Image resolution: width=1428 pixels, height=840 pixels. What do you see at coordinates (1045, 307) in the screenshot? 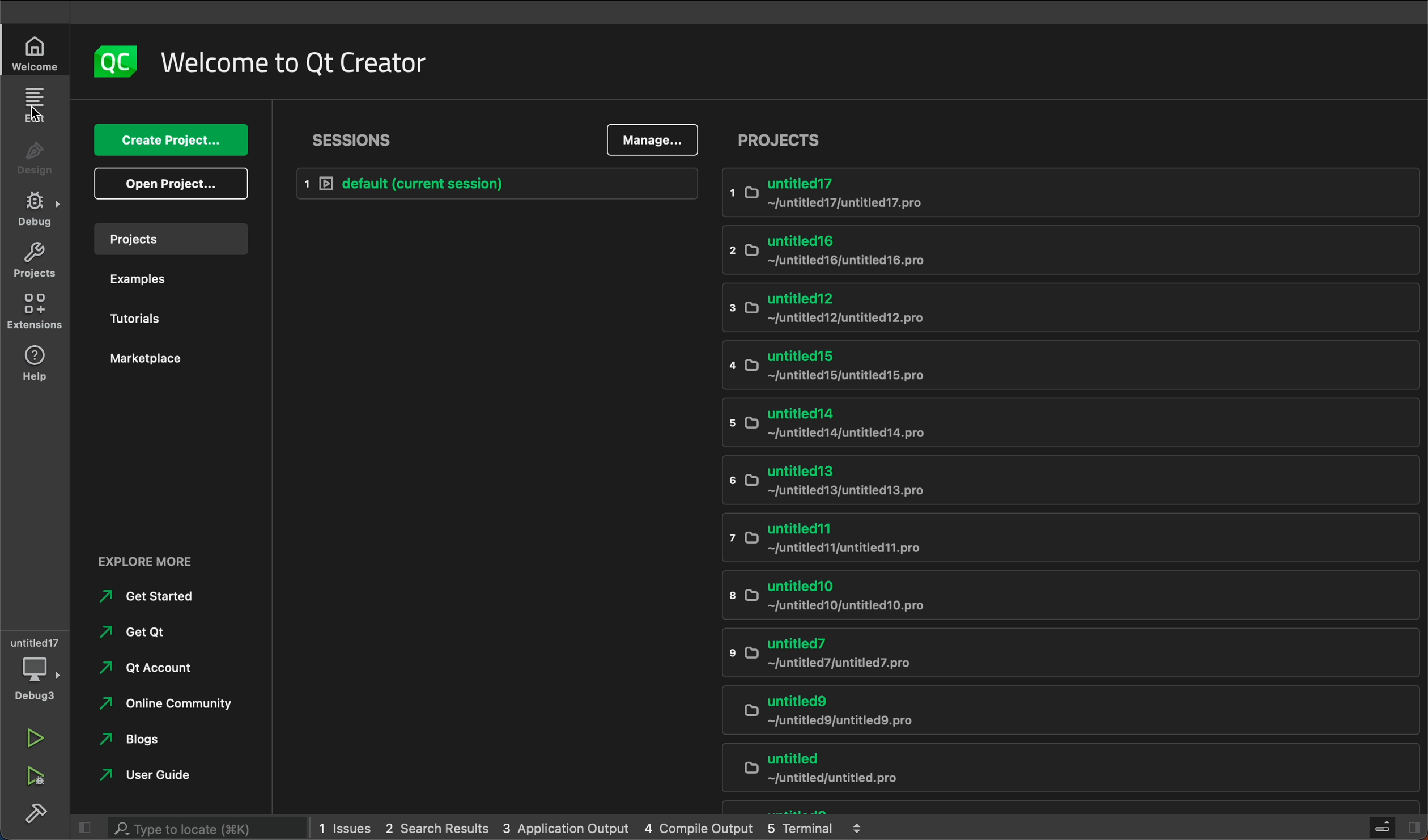
I see `untitled12` at bounding box center [1045, 307].